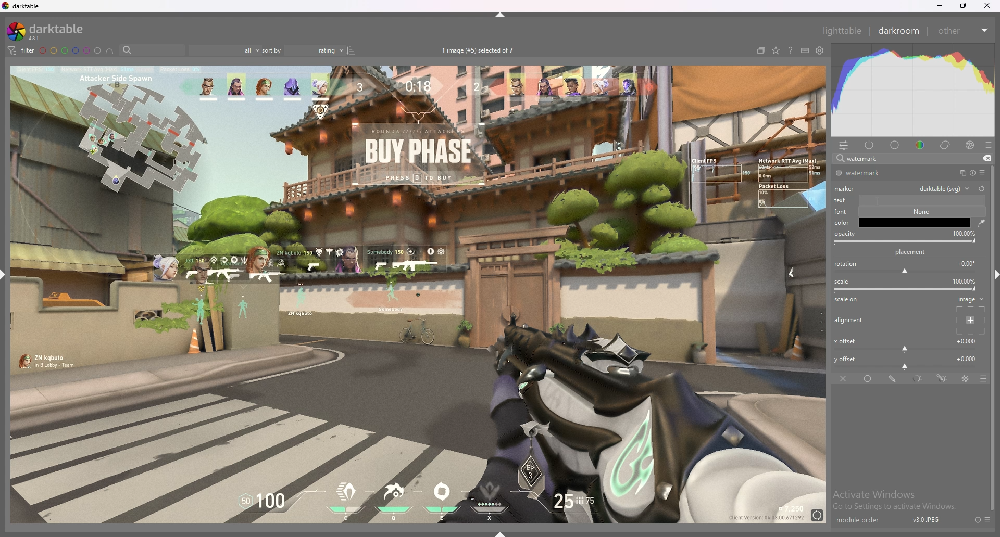  I want to click on raster mask, so click(966, 379).